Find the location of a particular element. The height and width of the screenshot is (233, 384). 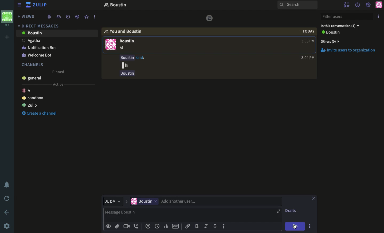

Phone call is located at coordinates (137, 226).